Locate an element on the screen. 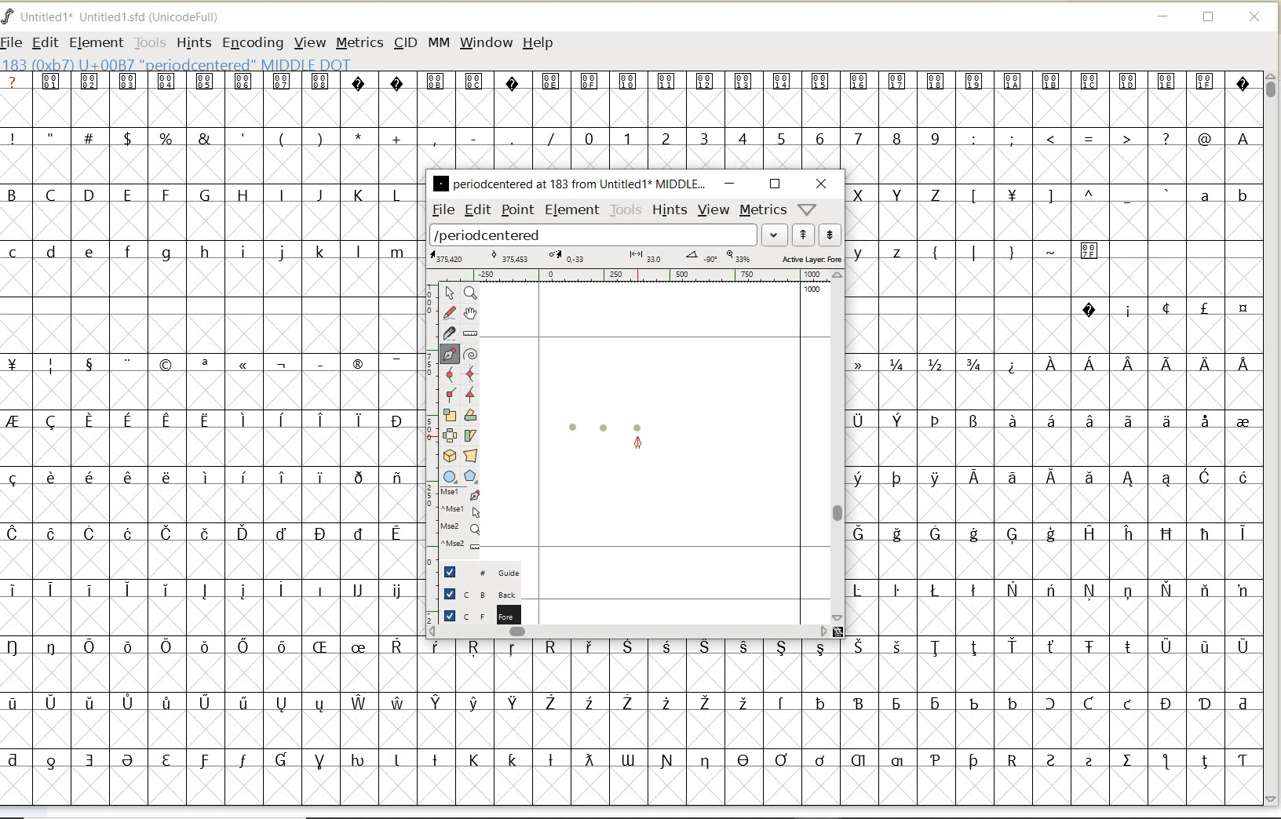 The image size is (1281, 819). EDIT is located at coordinates (45, 44).